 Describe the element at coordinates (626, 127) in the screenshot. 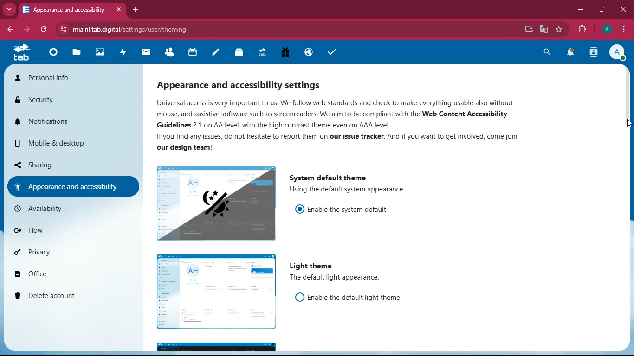

I see `Cursor` at that location.